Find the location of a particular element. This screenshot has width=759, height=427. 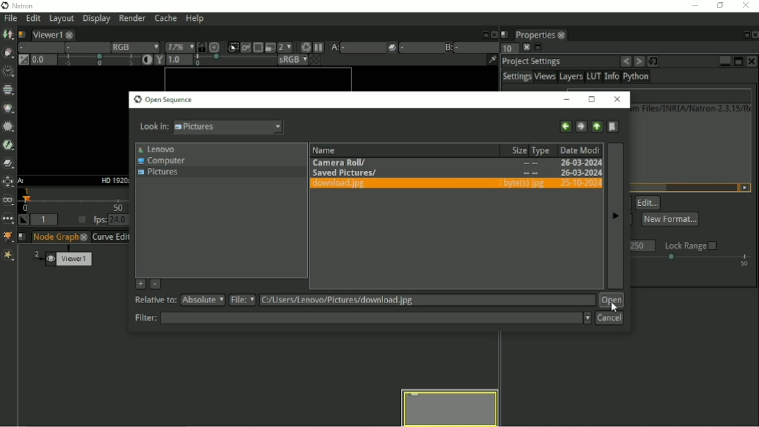

Views is located at coordinates (9, 200).